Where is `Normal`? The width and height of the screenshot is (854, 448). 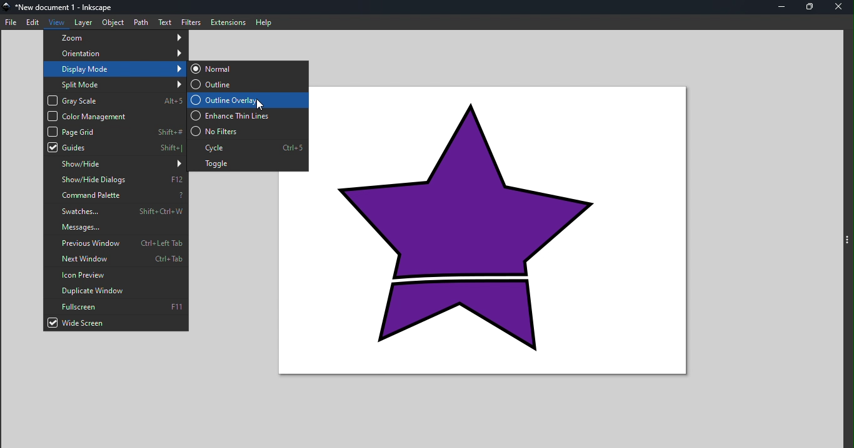 Normal is located at coordinates (247, 69).